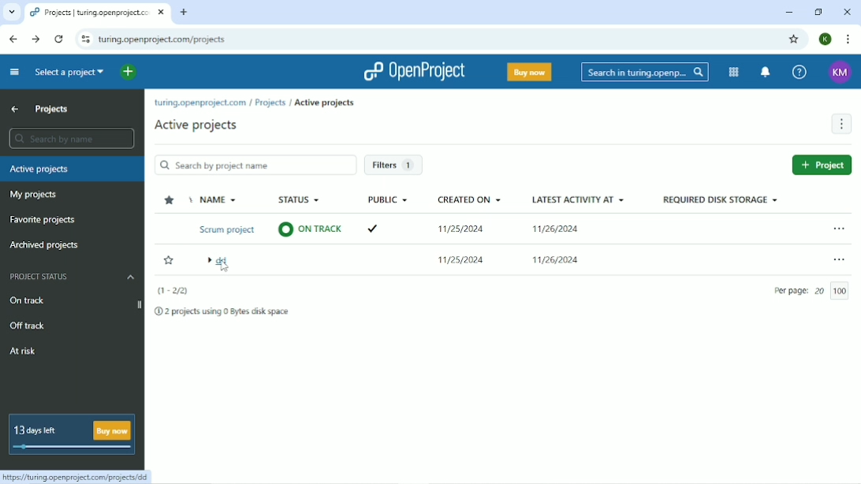  I want to click on Search by name, so click(255, 165).